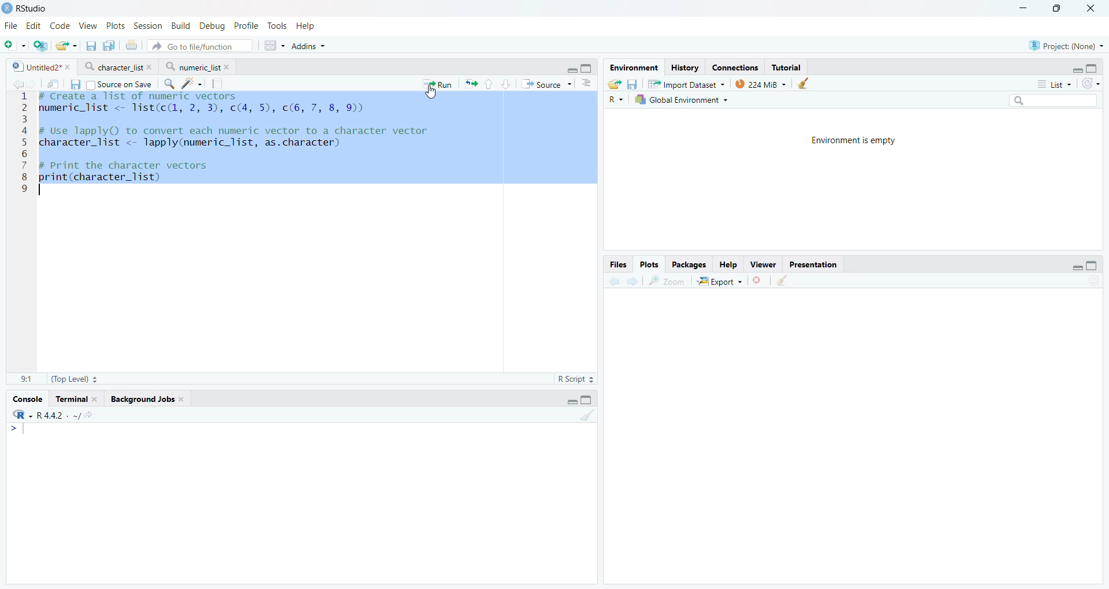 The image size is (1109, 589). I want to click on Environment, so click(633, 67).